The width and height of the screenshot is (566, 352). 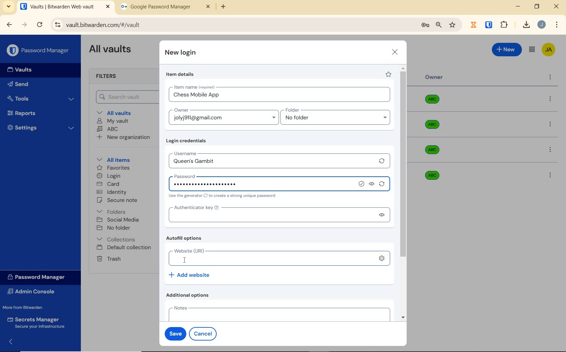 What do you see at coordinates (35, 323) in the screenshot?
I see `Secrets Manager` at bounding box center [35, 323].